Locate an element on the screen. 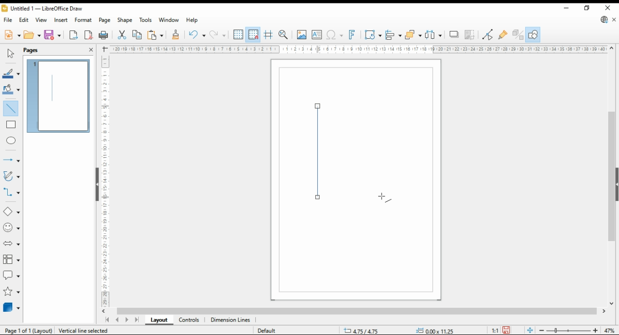  shape is located at coordinates (125, 21).